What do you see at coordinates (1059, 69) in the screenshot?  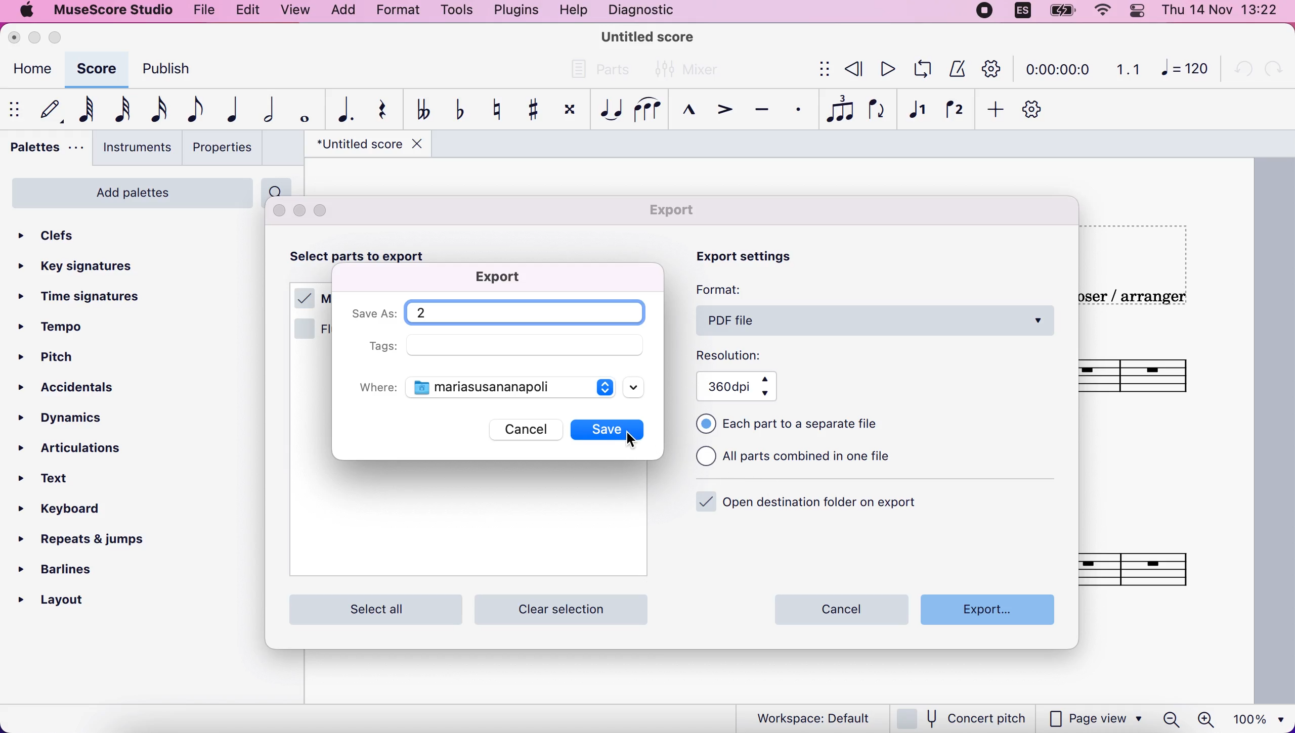 I see `time` at bounding box center [1059, 69].